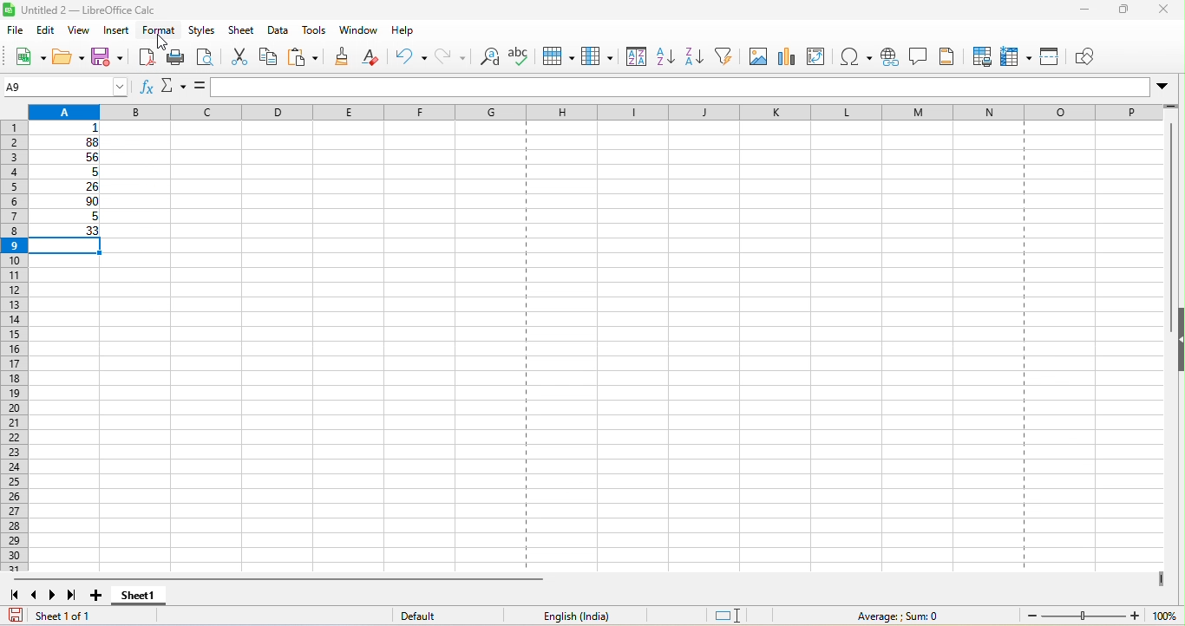 The width and height of the screenshot is (1185, 626). I want to click on scroll to first sheet, so click(14, 596).